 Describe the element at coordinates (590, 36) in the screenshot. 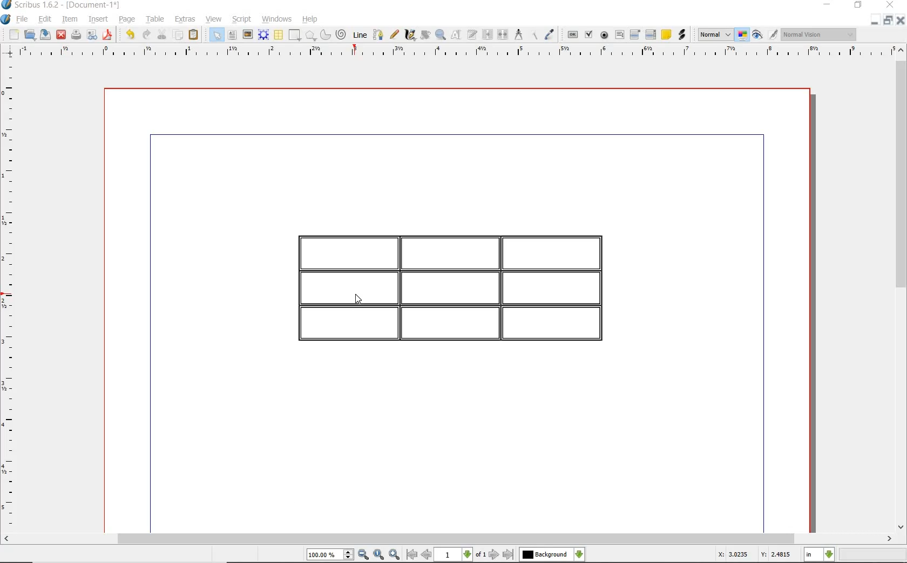

I see `pdf check box` at that location.